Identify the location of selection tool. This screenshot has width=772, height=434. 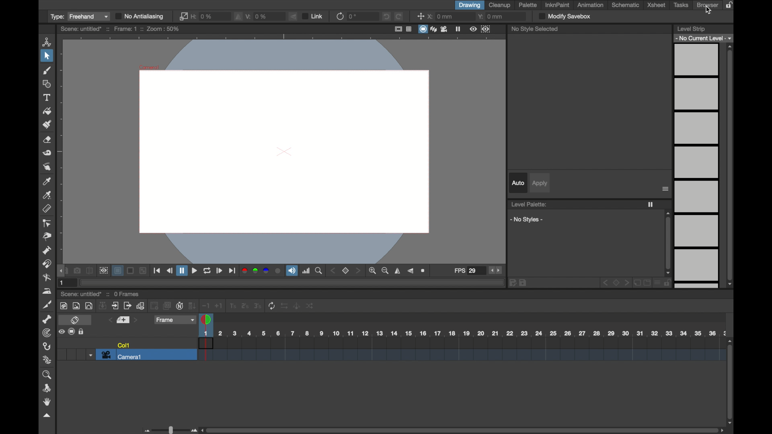
(46, 56).